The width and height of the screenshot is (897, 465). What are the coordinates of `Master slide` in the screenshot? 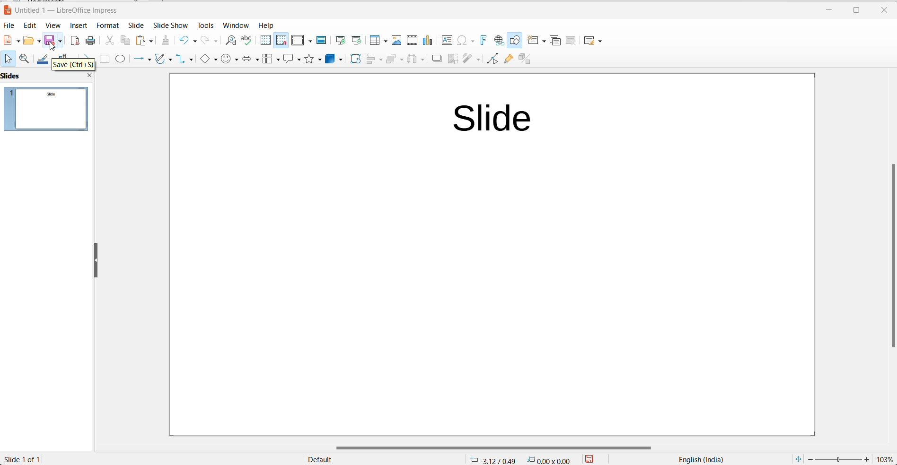 It's located at (321, 41).